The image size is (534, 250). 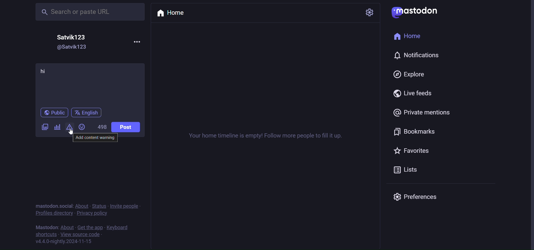 I want to click on setting, so click(x=369, y=12).